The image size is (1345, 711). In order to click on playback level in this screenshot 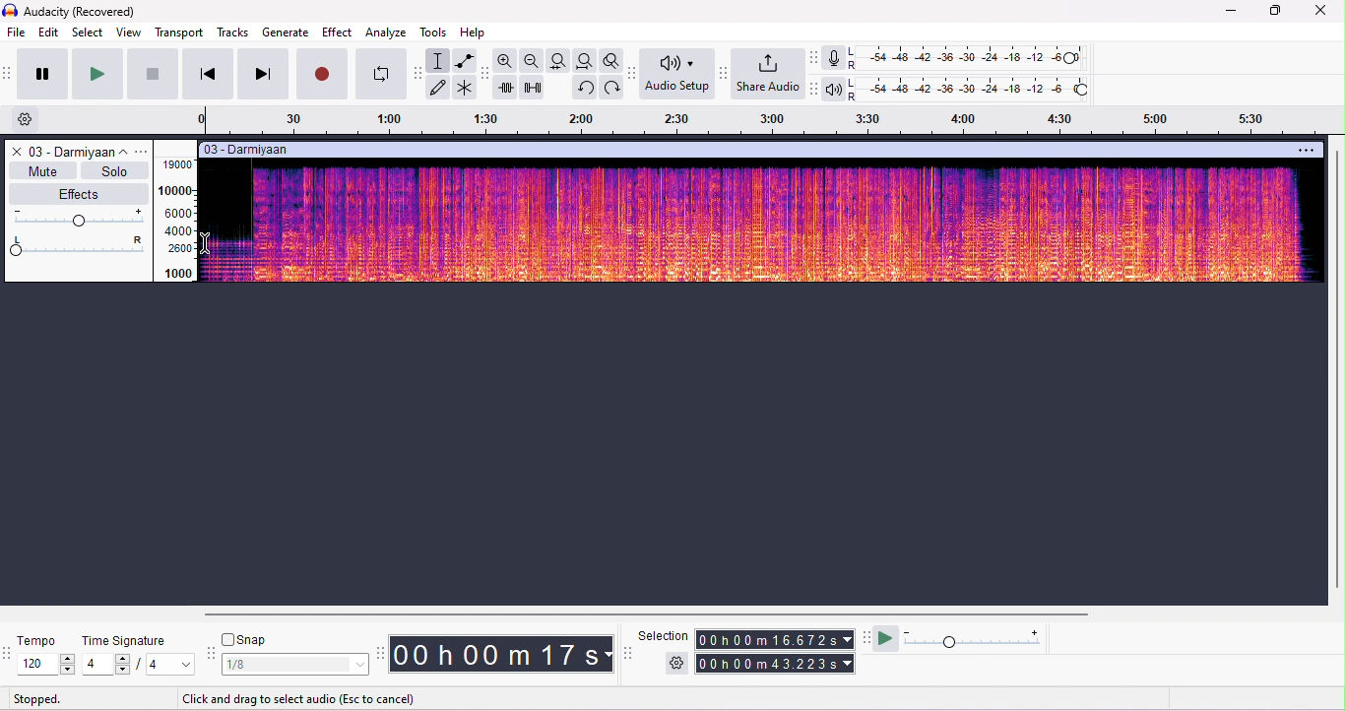, I will do `click(973, 89)`.